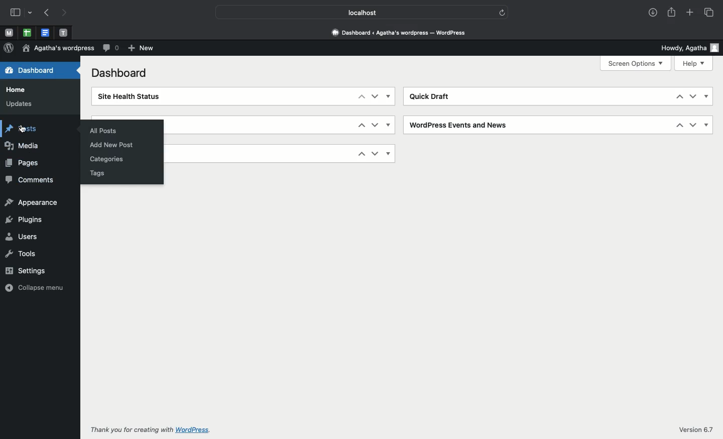 The height and width of the screenshot is (439, 723). Describe the element at coordinates (97, 173) in the screenshot. I see `Tags` at that location.